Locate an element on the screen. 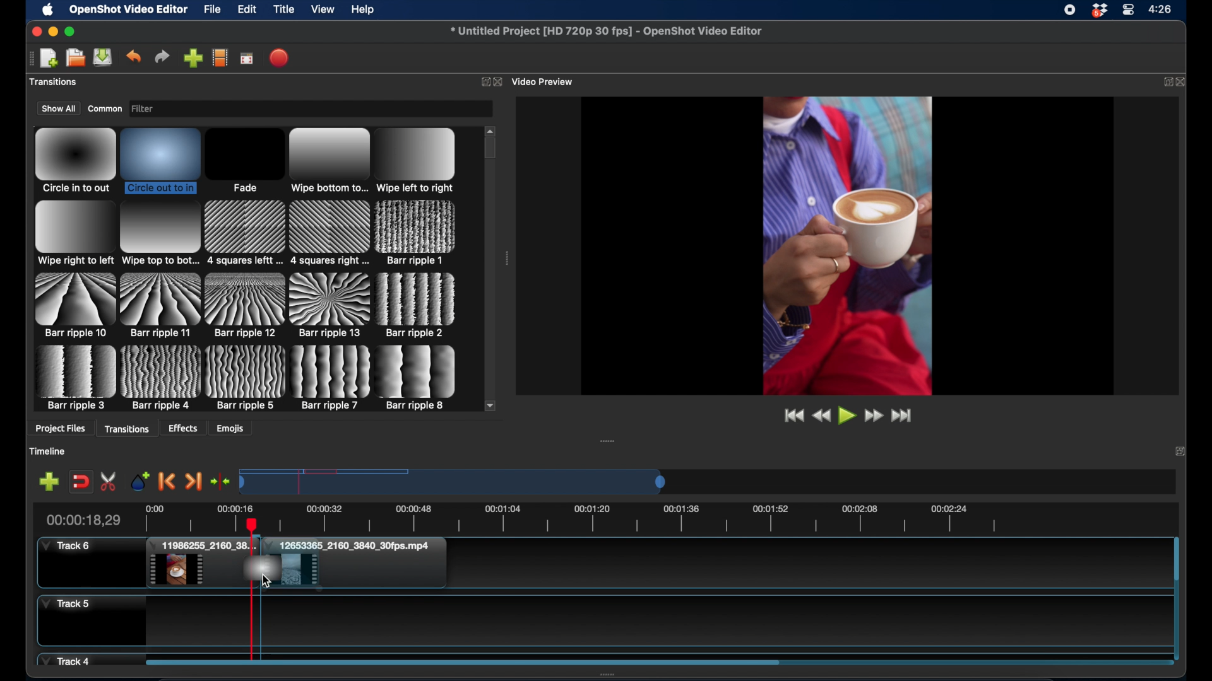 The height and width of the screenshot is (681, 1212). rewind is located at coordinates (821, 416).